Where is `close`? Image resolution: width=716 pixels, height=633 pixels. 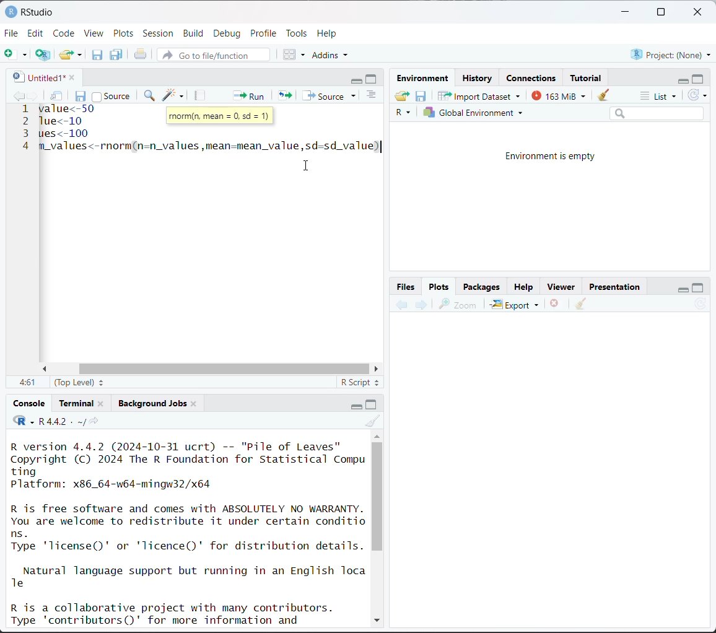
close is located at coordinates (194, 403).